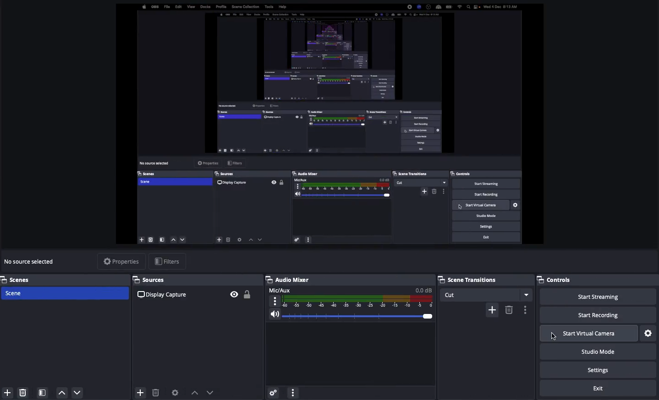  I want to click on Settings, so click(648, 332).